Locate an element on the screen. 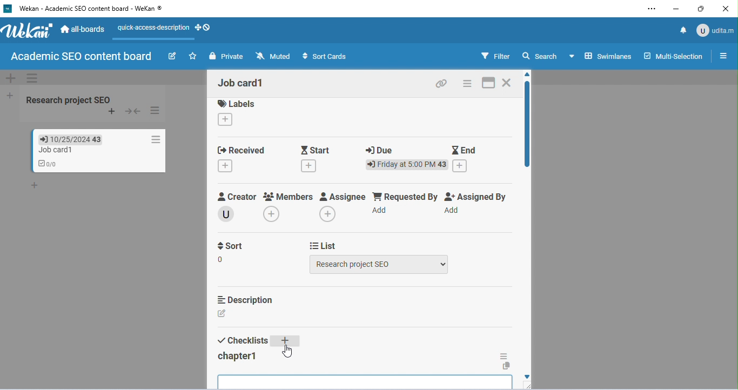 The width and height of the screenshot is (738, 390). assignee is located at coordinates (343, 198).